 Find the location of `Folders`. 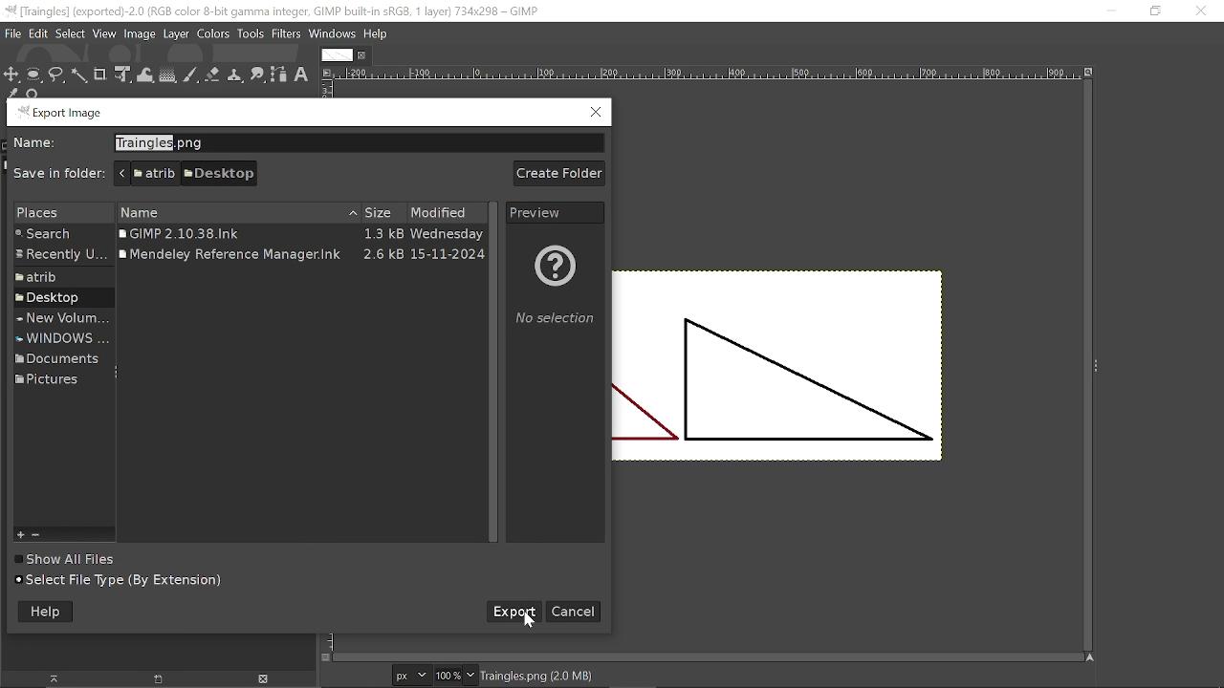

Folders is located at coordinates (60, 257).